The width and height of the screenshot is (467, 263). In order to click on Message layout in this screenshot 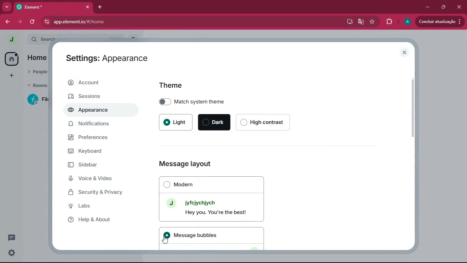, I will do `click(184, 164)`.